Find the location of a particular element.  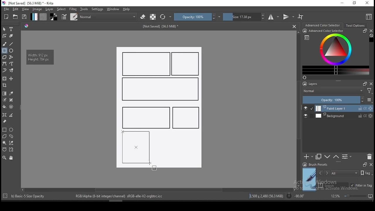

select shapes tool is located at coordinates (4, 29).